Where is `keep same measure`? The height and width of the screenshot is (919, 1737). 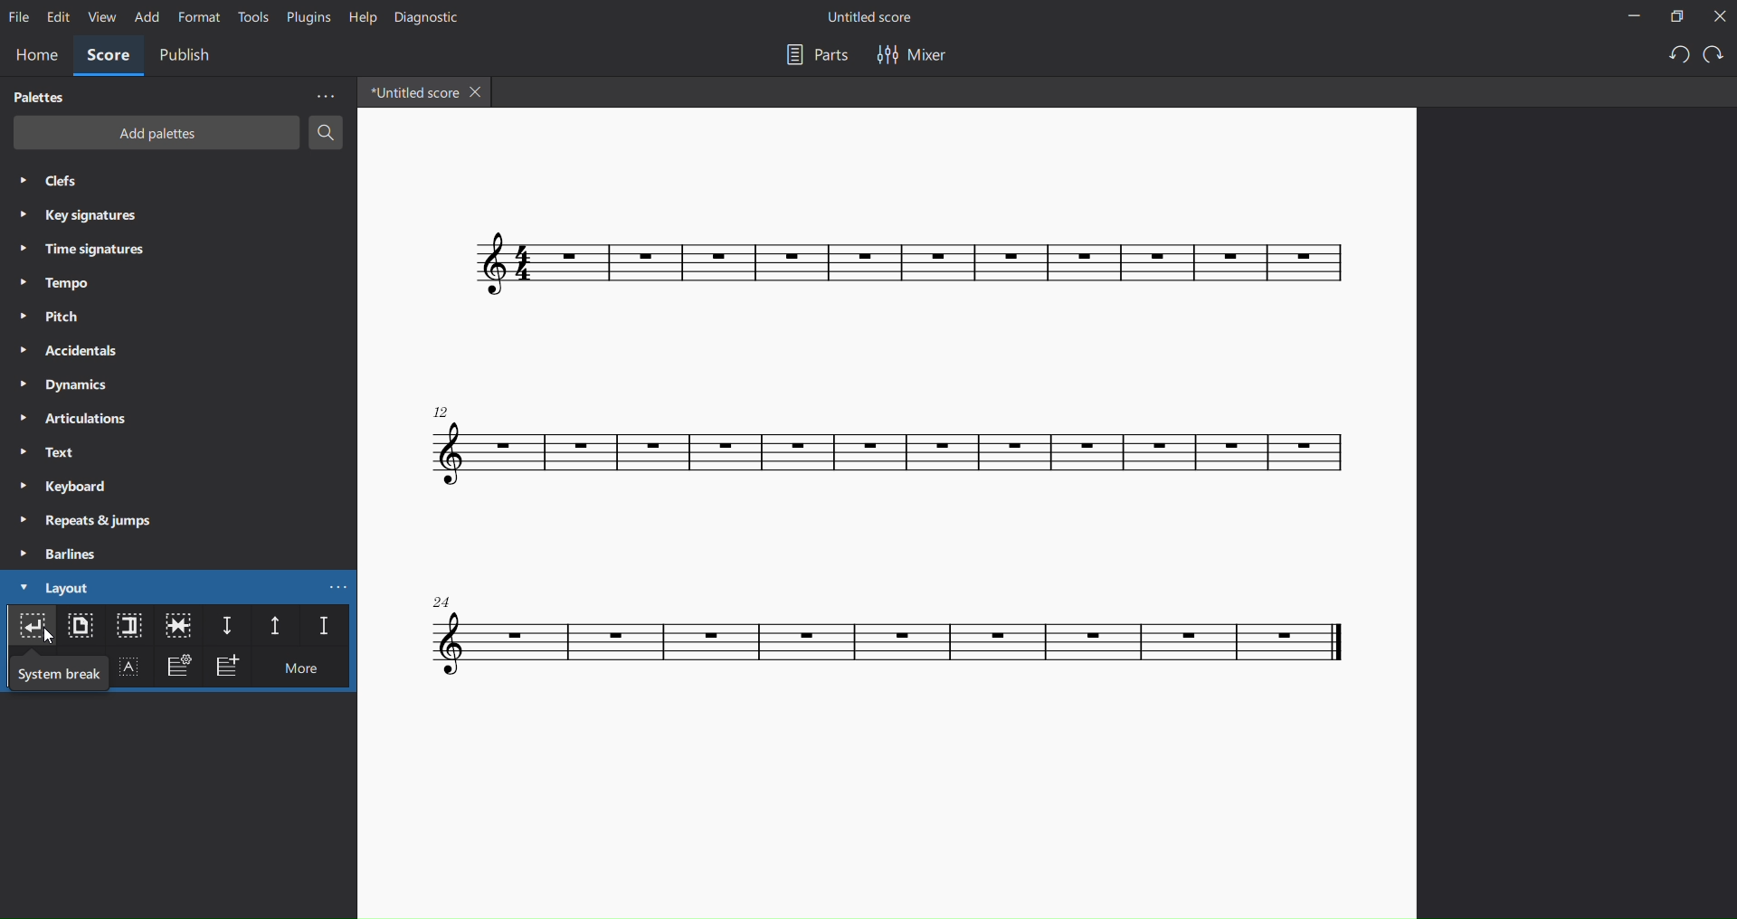
keep same measure is located at coordinates (178, 626).